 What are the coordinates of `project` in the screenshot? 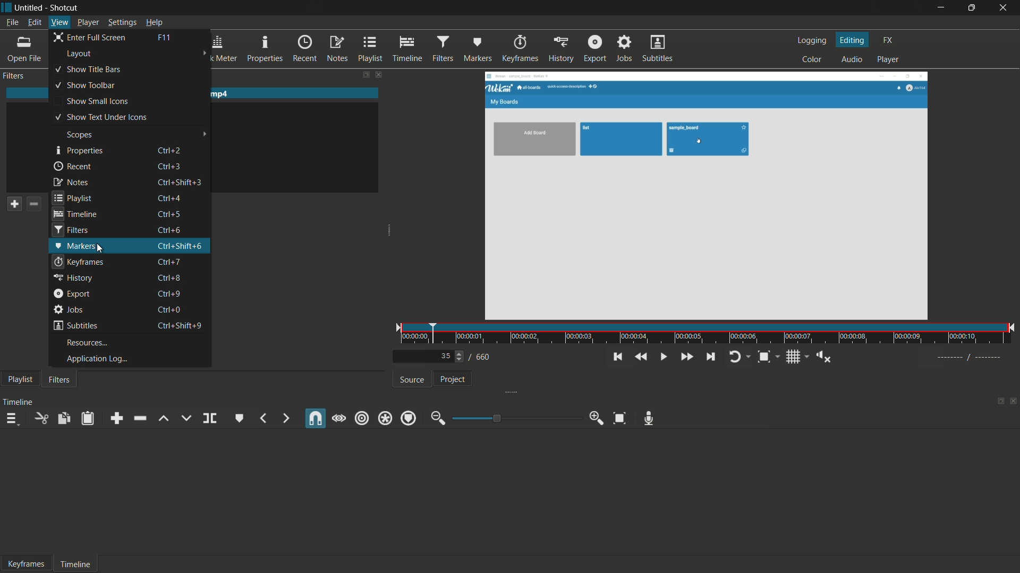 It's located at (453, 381).